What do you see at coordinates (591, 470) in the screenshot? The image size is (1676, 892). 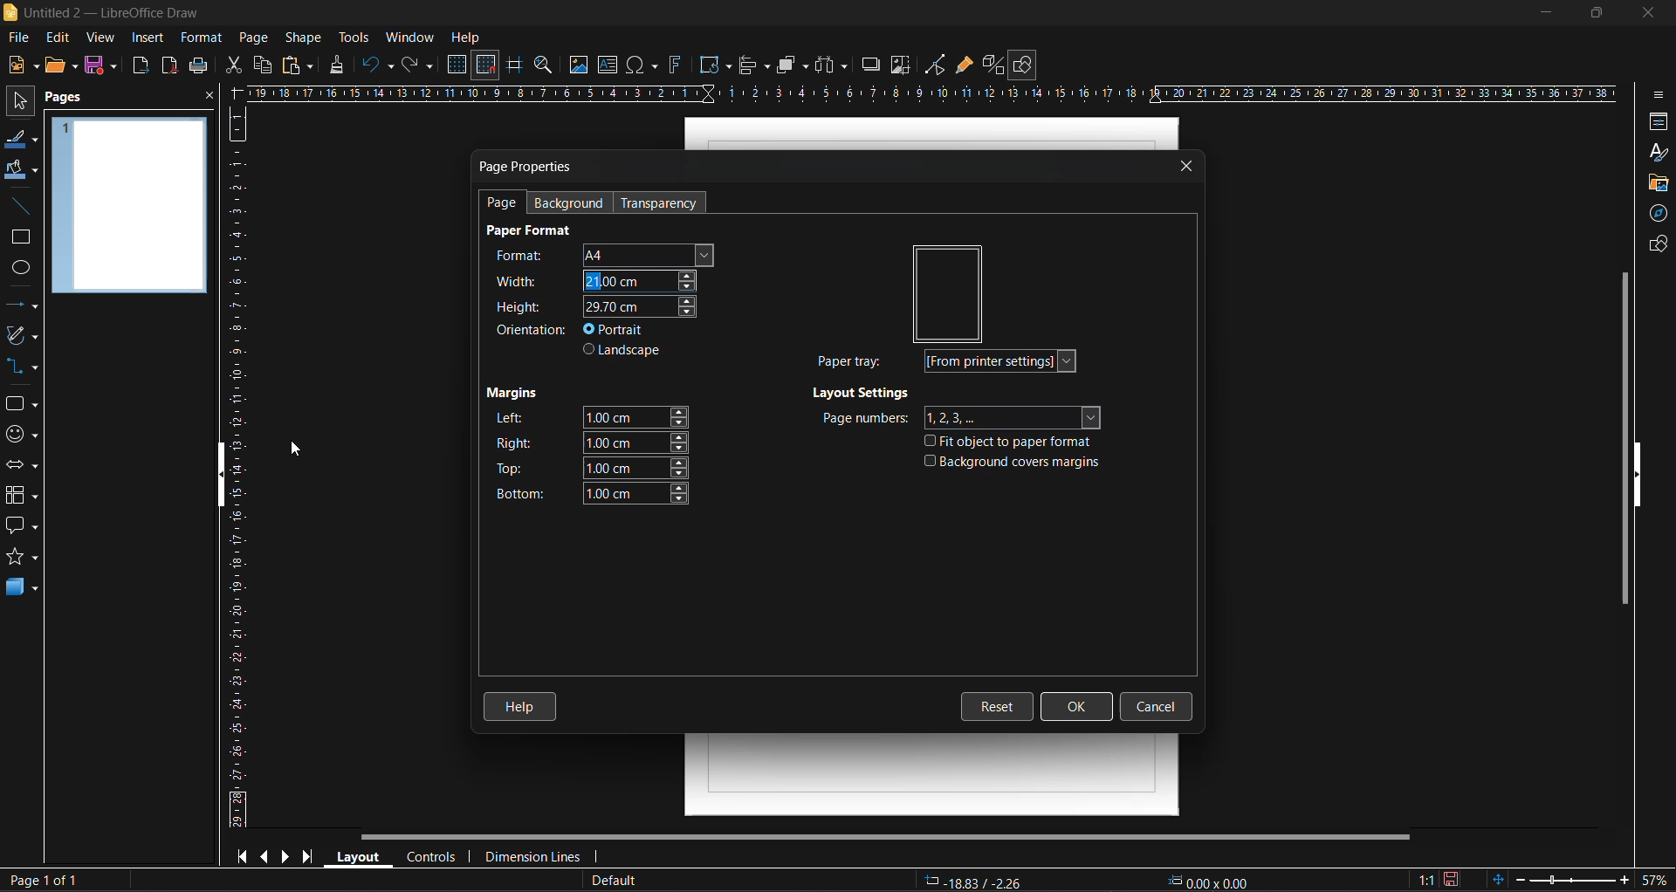 I see `top` at bounding box center [591, 470].